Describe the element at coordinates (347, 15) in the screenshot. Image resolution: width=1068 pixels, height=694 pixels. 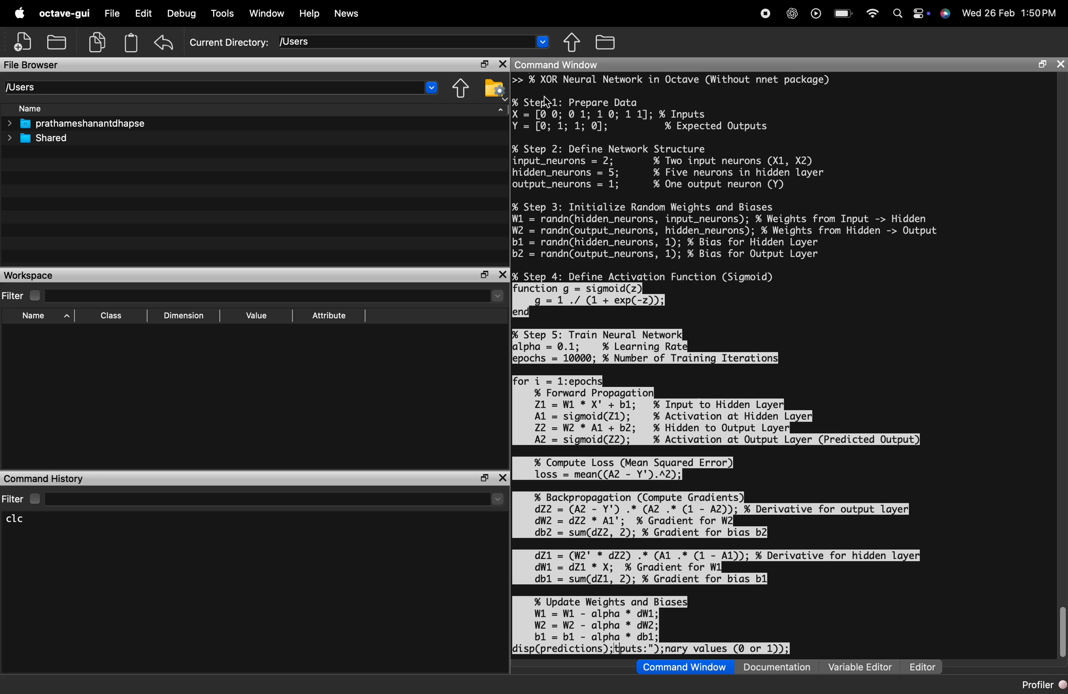
I see `News` at that location.